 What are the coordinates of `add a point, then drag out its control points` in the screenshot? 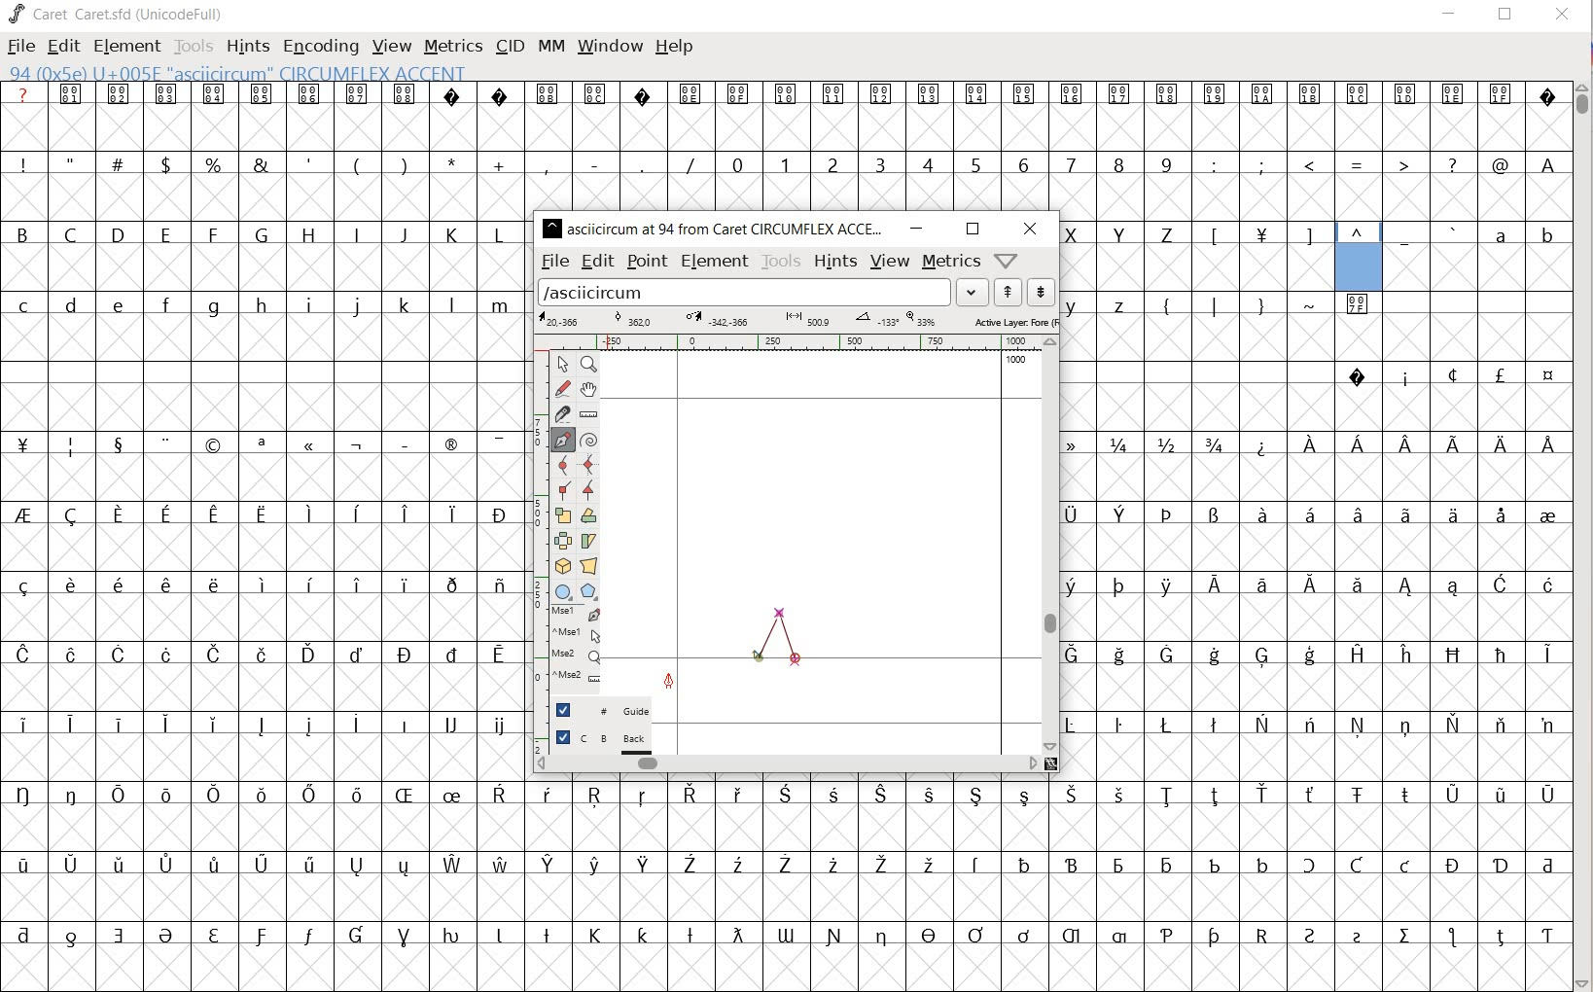 It's located at (561, 439).